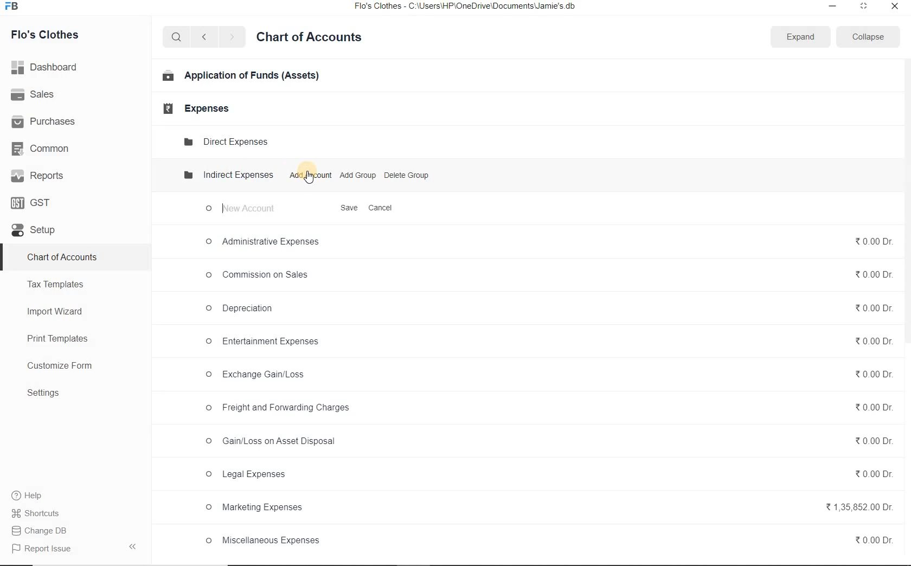  Describe the element at coordinates (14, 7) in the screenshot. I see `frappe books logo` at that location.